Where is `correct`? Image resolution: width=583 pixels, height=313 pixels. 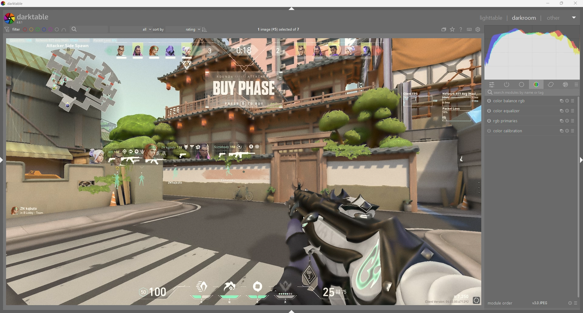
correct is located at coordinates (552, 84).